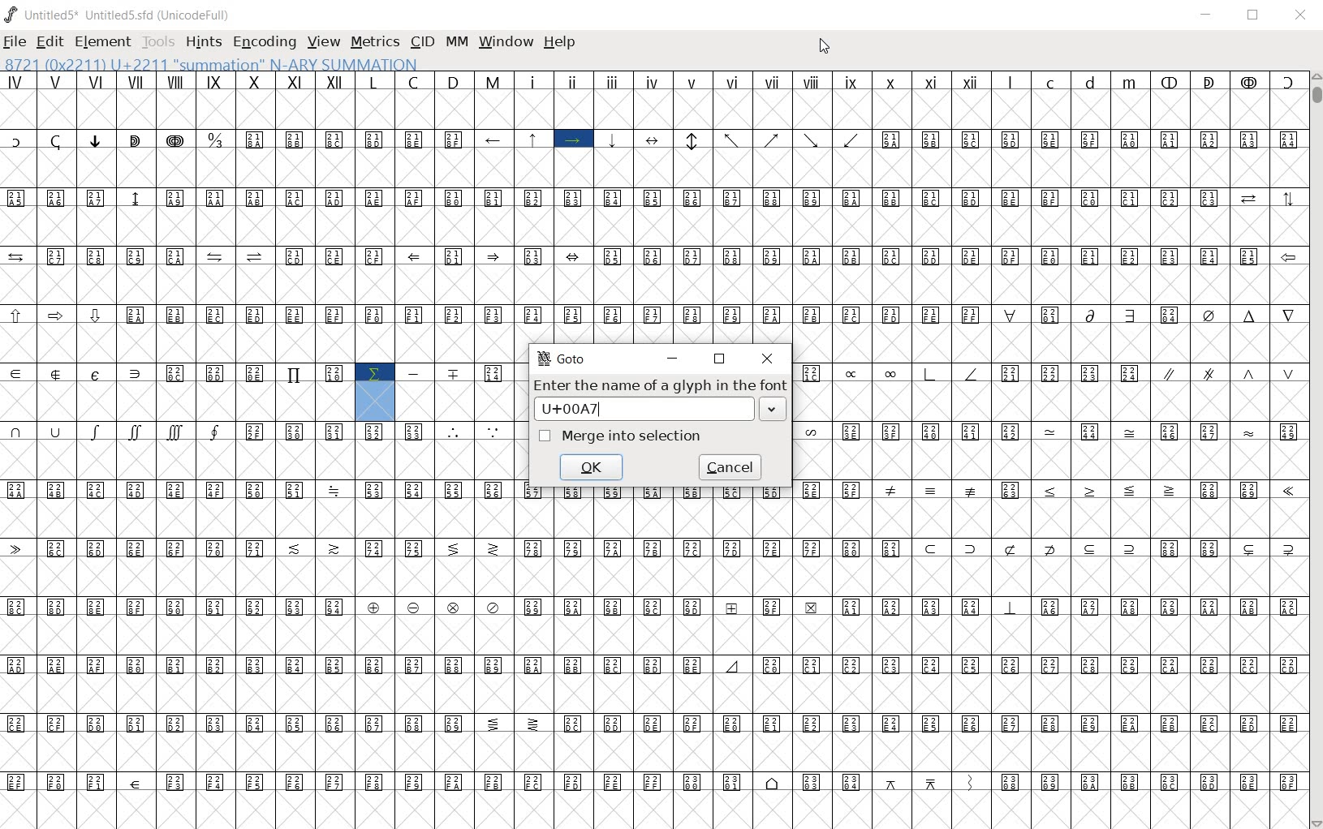 The width and height of the screenshot is (1323, 829). What do you see at coordinates (266, 492) in the screenshot?
I see `special symbols` at bounding box center [266, 492].